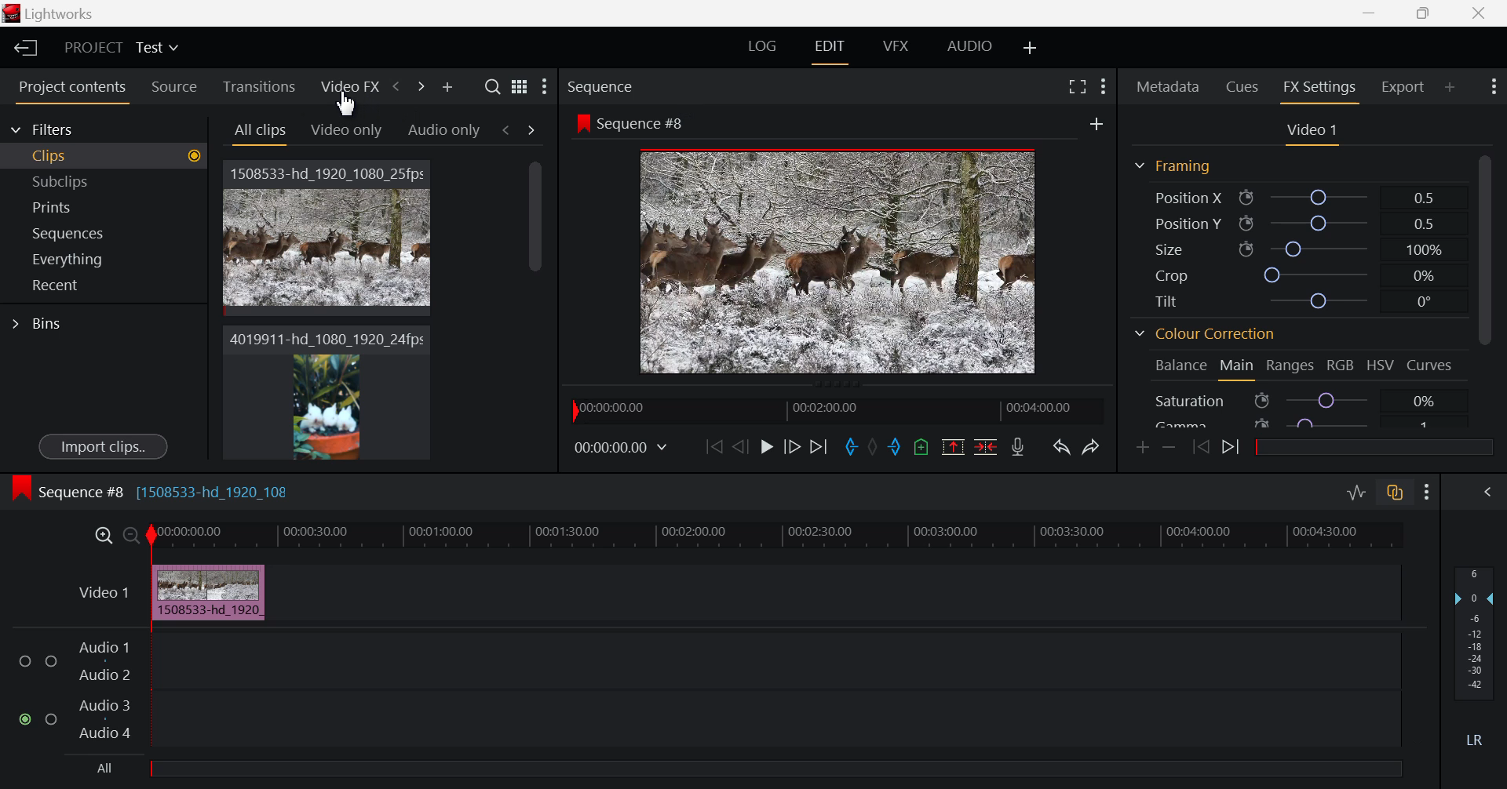 The height and width of the screenshot is (789, 1507). Describe the element at coordinates (874, 446) in the screenshot. I see `Remove all marks` at that location.